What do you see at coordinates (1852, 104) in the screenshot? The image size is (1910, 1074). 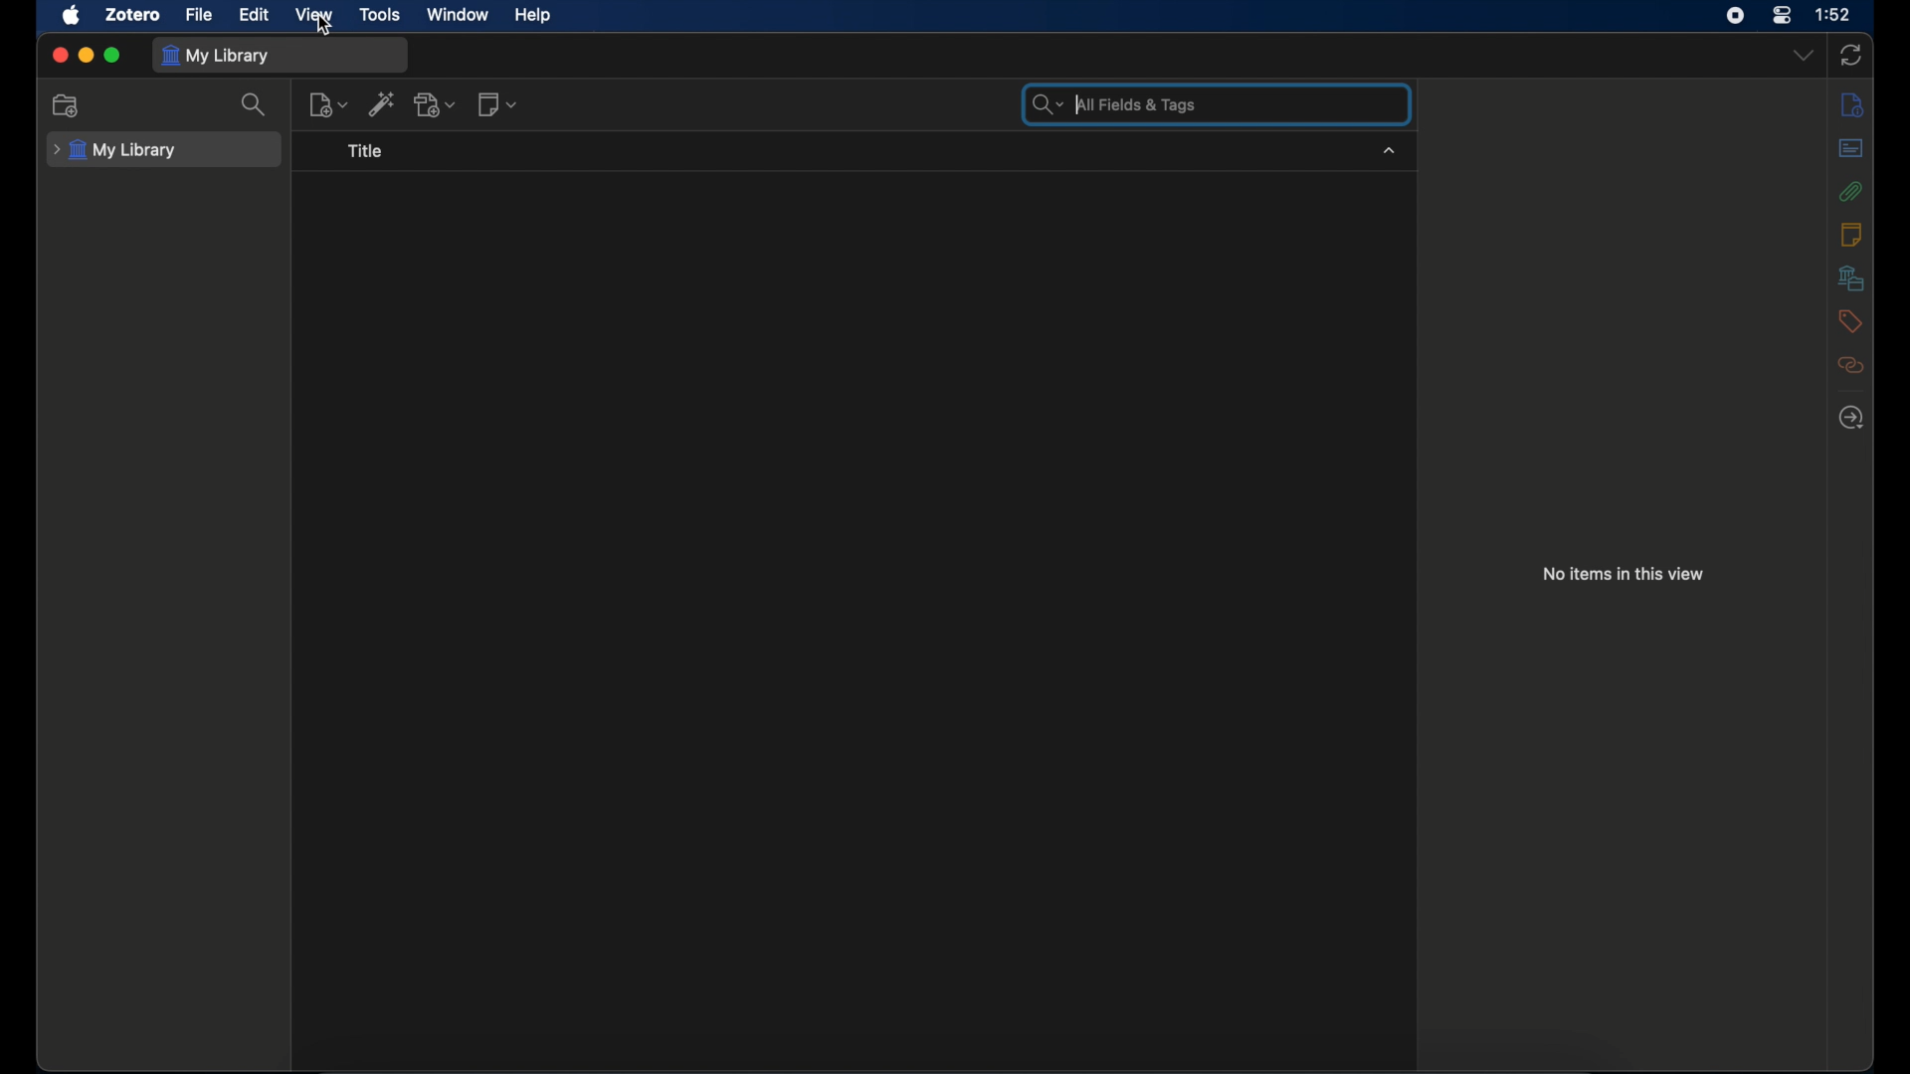 I see `info` at bounding box center [1852, 104].